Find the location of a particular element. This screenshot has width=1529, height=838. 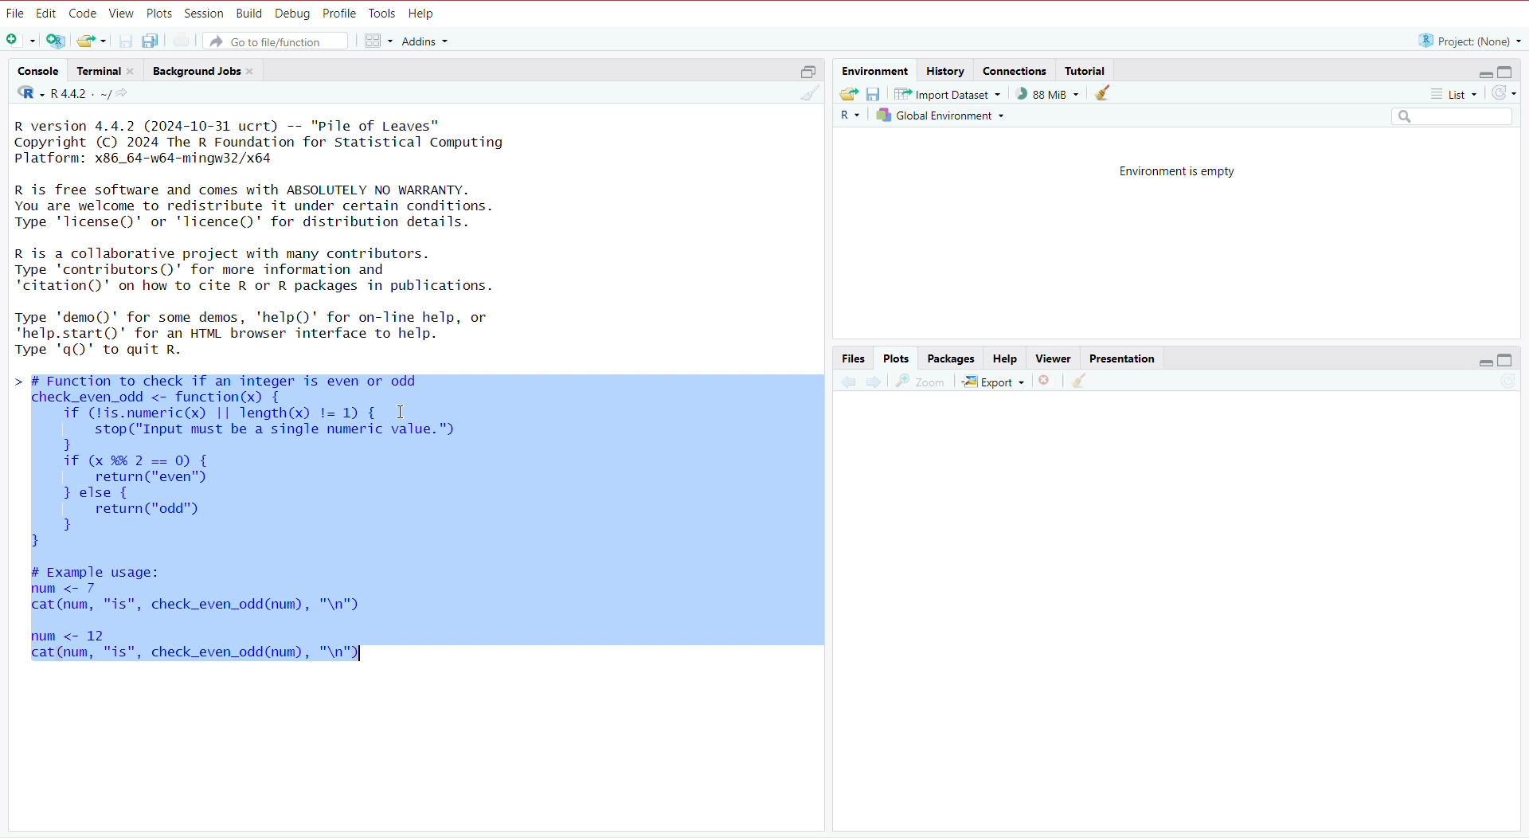

connections is located at coordinates (1016, 72).